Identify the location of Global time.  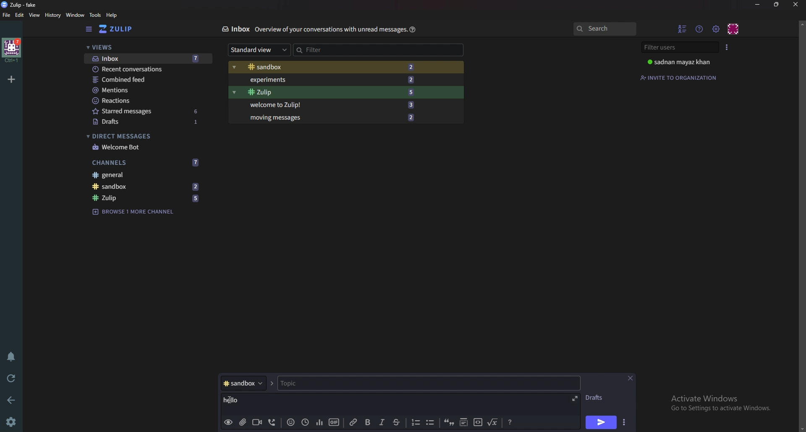
(306, 422).